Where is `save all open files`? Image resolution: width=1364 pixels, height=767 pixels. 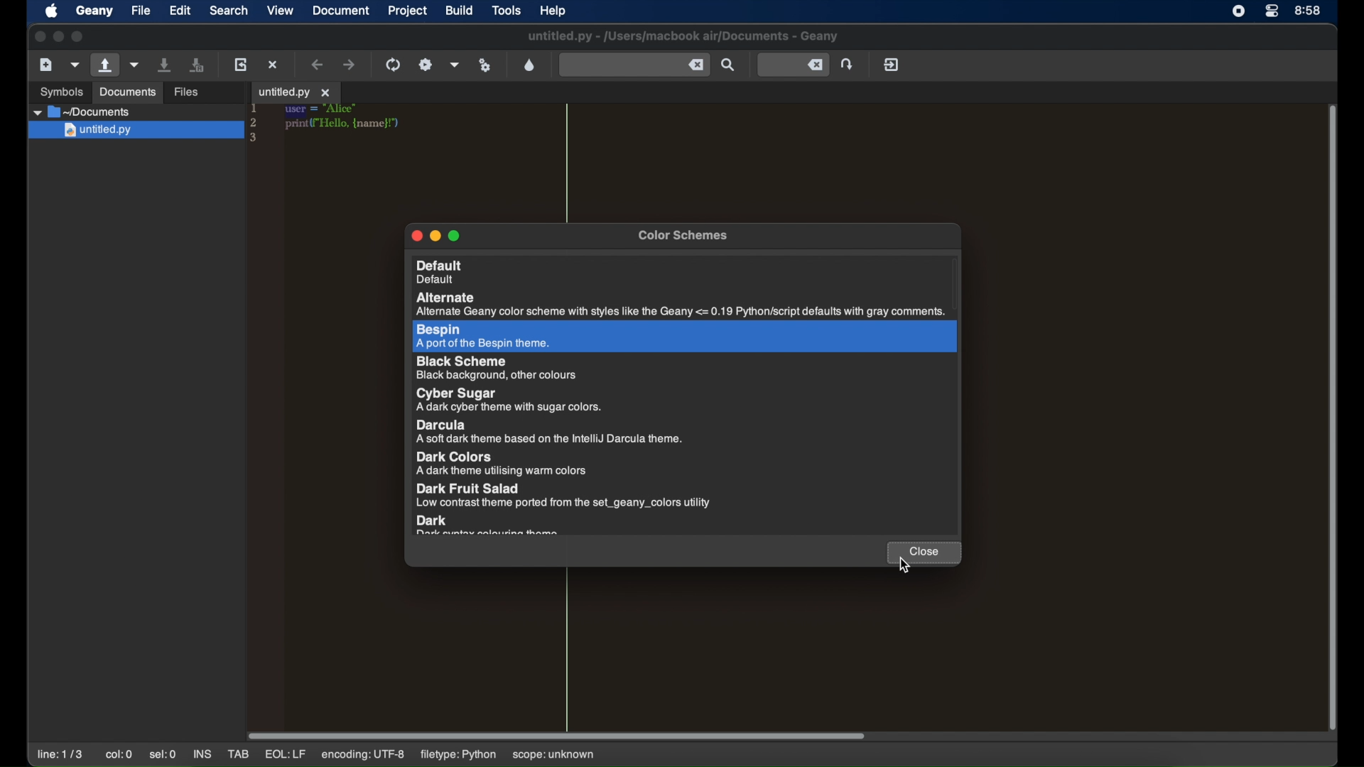
save all open files is located at coordinates (199, 65).